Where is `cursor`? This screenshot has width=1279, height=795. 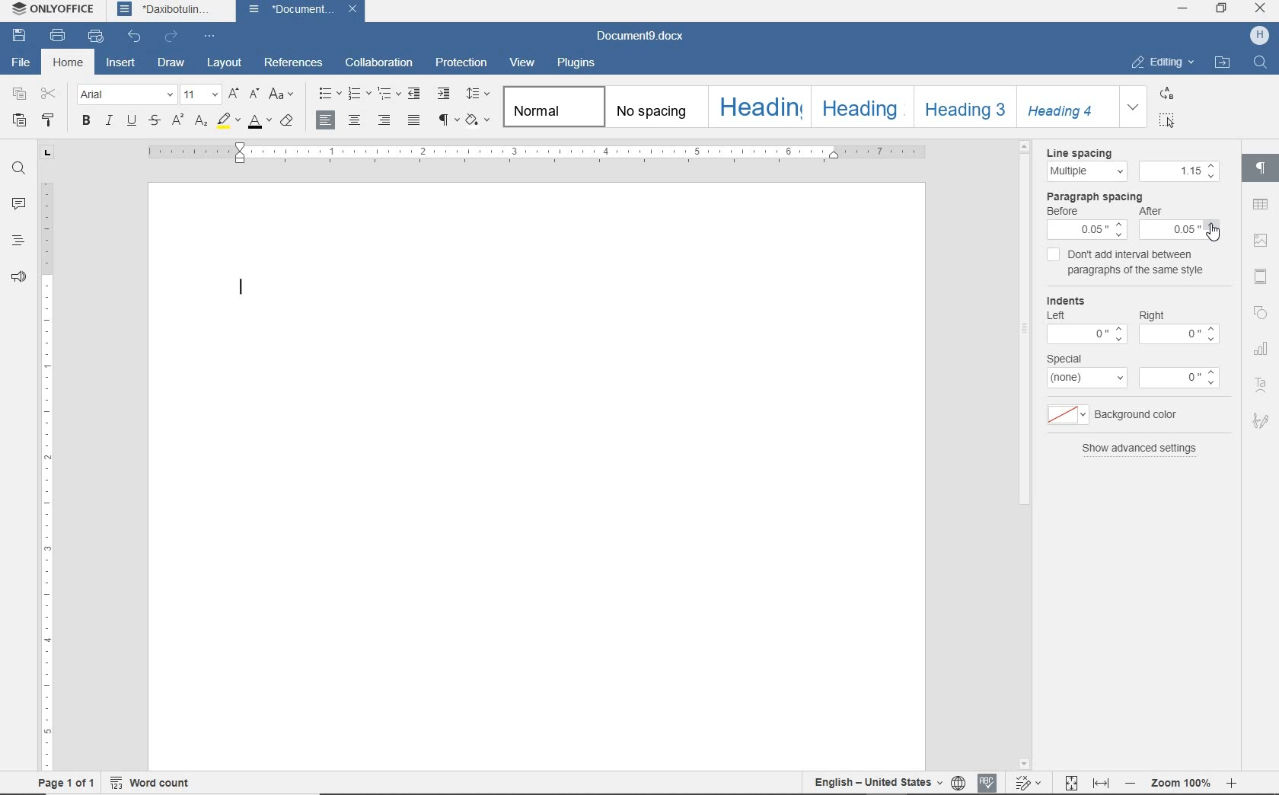
cursor is located at coordinates (1212, 231).